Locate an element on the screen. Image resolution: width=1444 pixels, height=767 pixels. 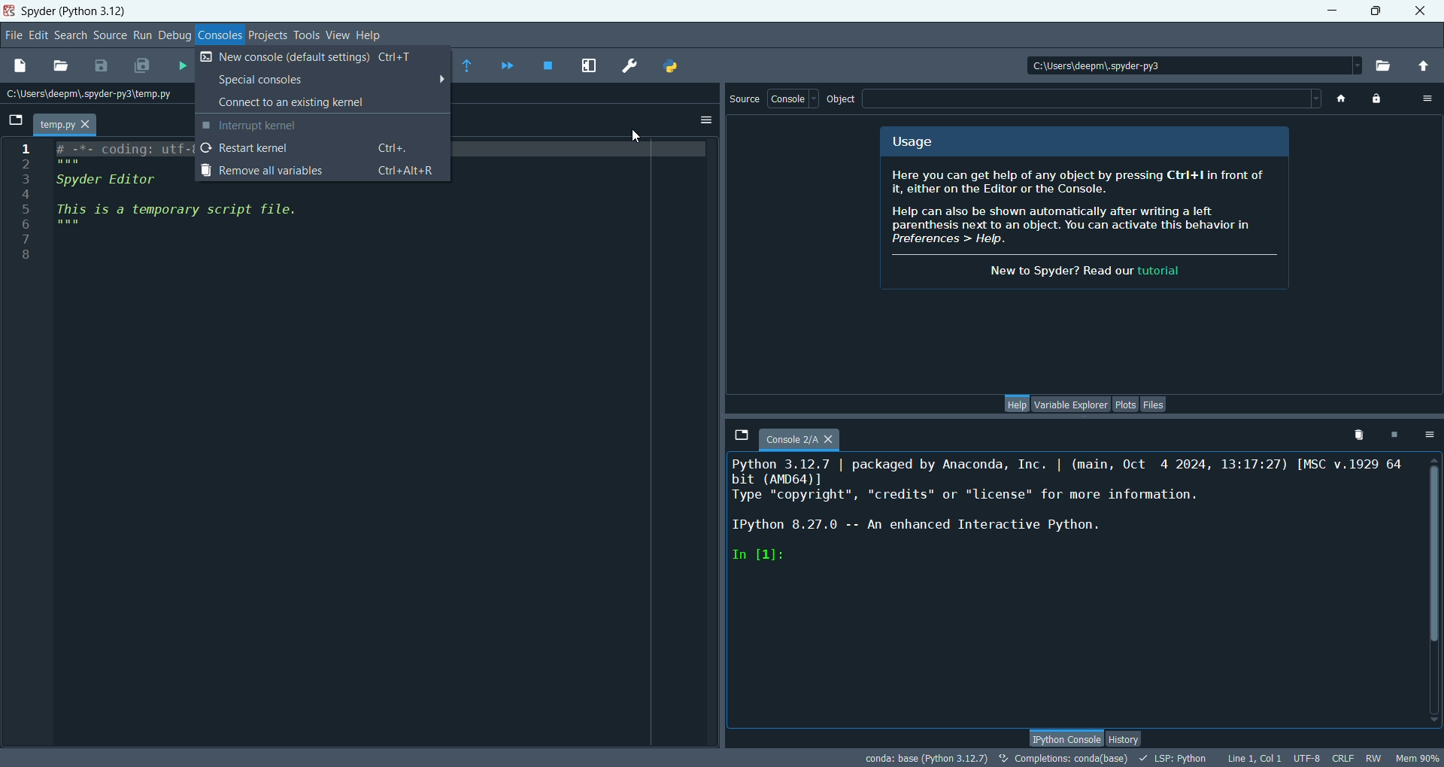
restart kernel is located at coordinates (320, 147).